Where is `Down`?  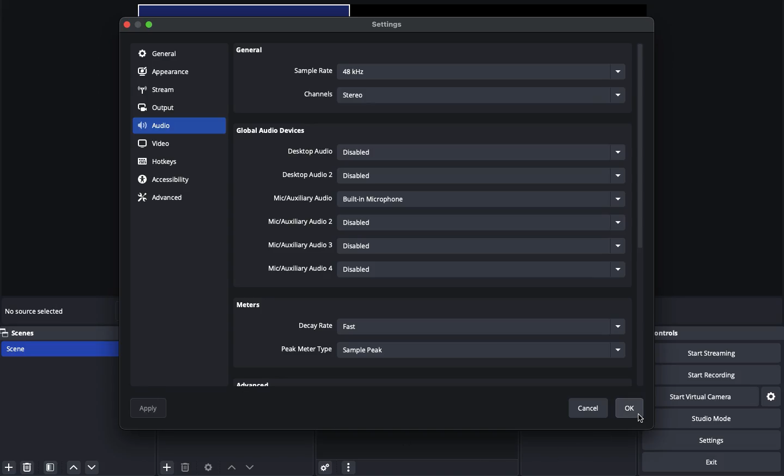 Down is located at coordinates (93, 467).